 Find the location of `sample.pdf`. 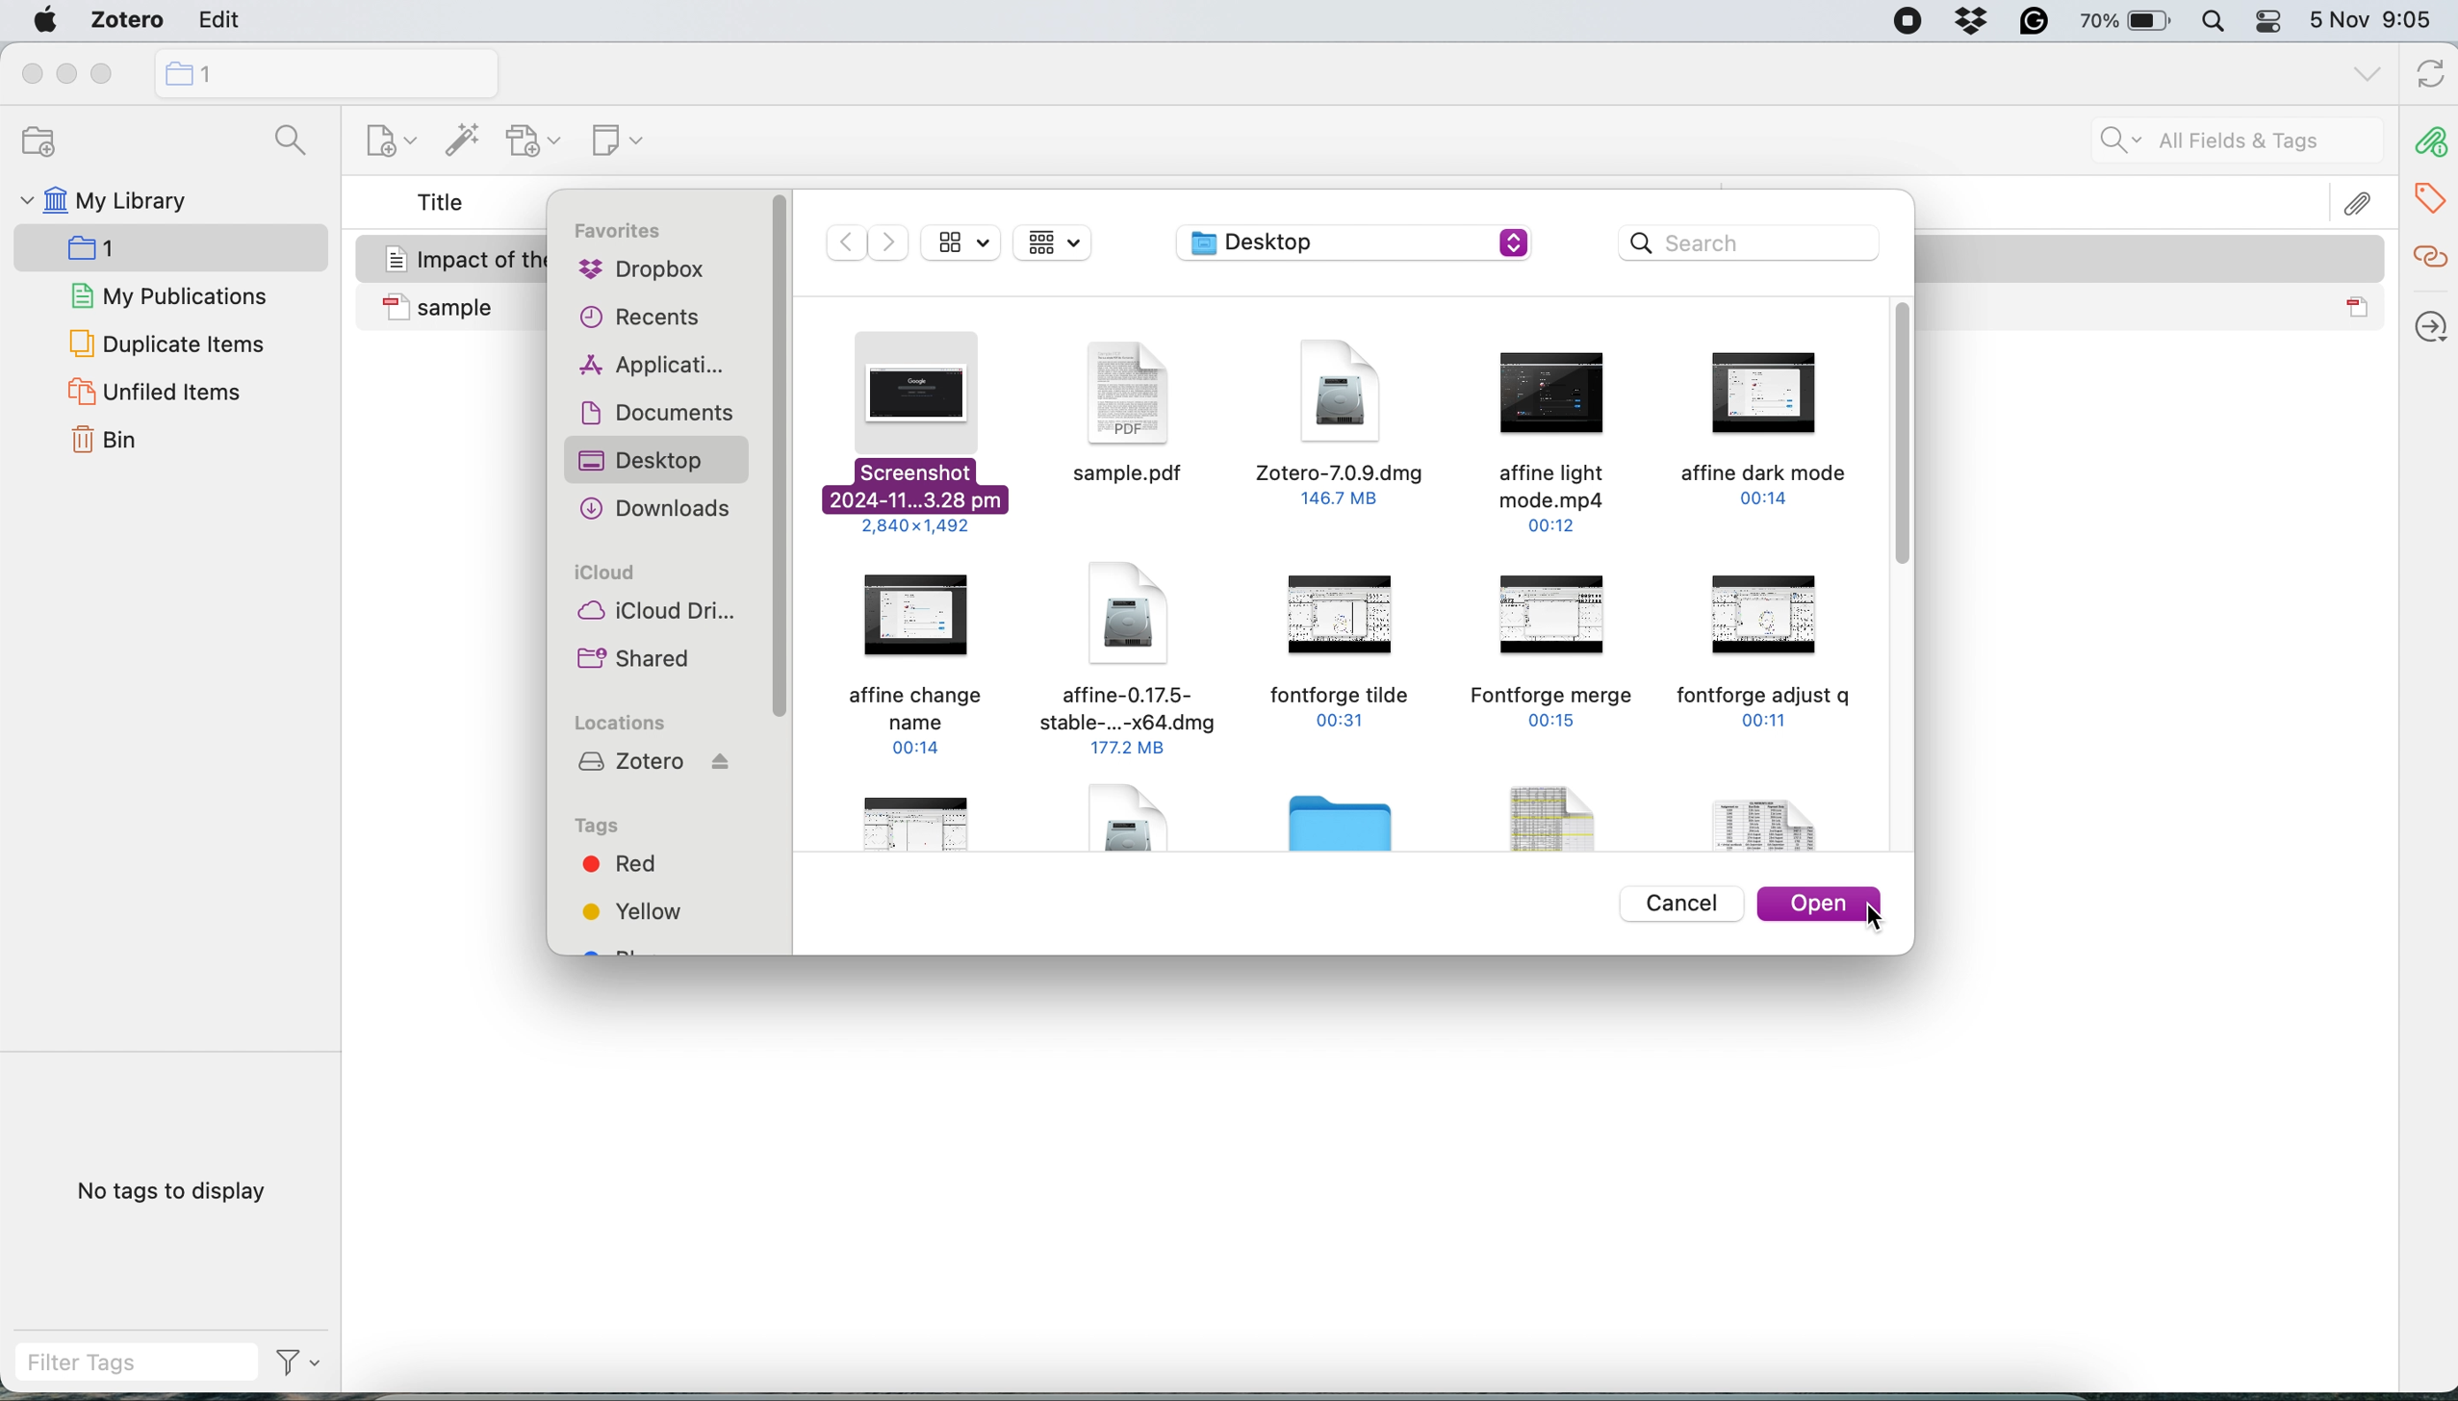

sample.pdf is located at coordinates (1133, 415).